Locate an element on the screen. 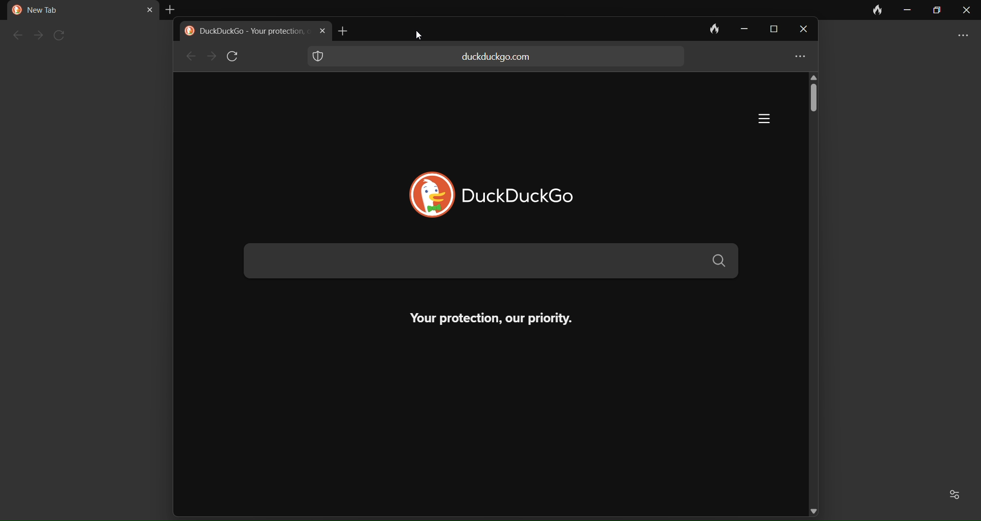  back is located at coordinates (189, 57).